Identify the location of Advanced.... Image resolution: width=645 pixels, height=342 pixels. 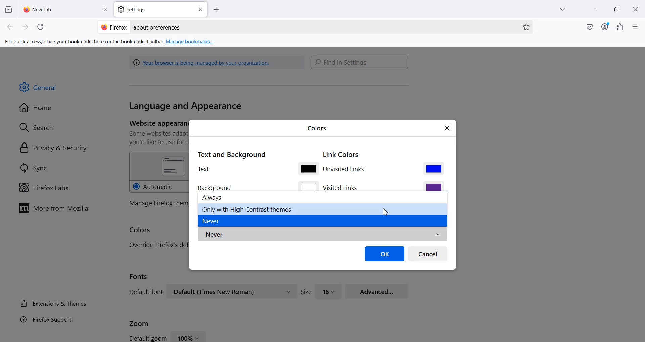
(377, 290).